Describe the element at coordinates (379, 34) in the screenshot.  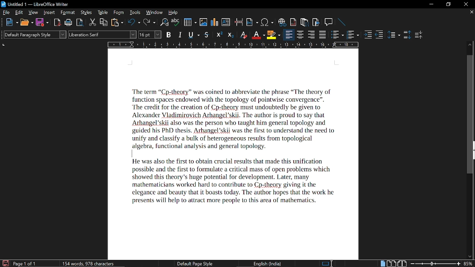
I see `Decrease indent` at that location.